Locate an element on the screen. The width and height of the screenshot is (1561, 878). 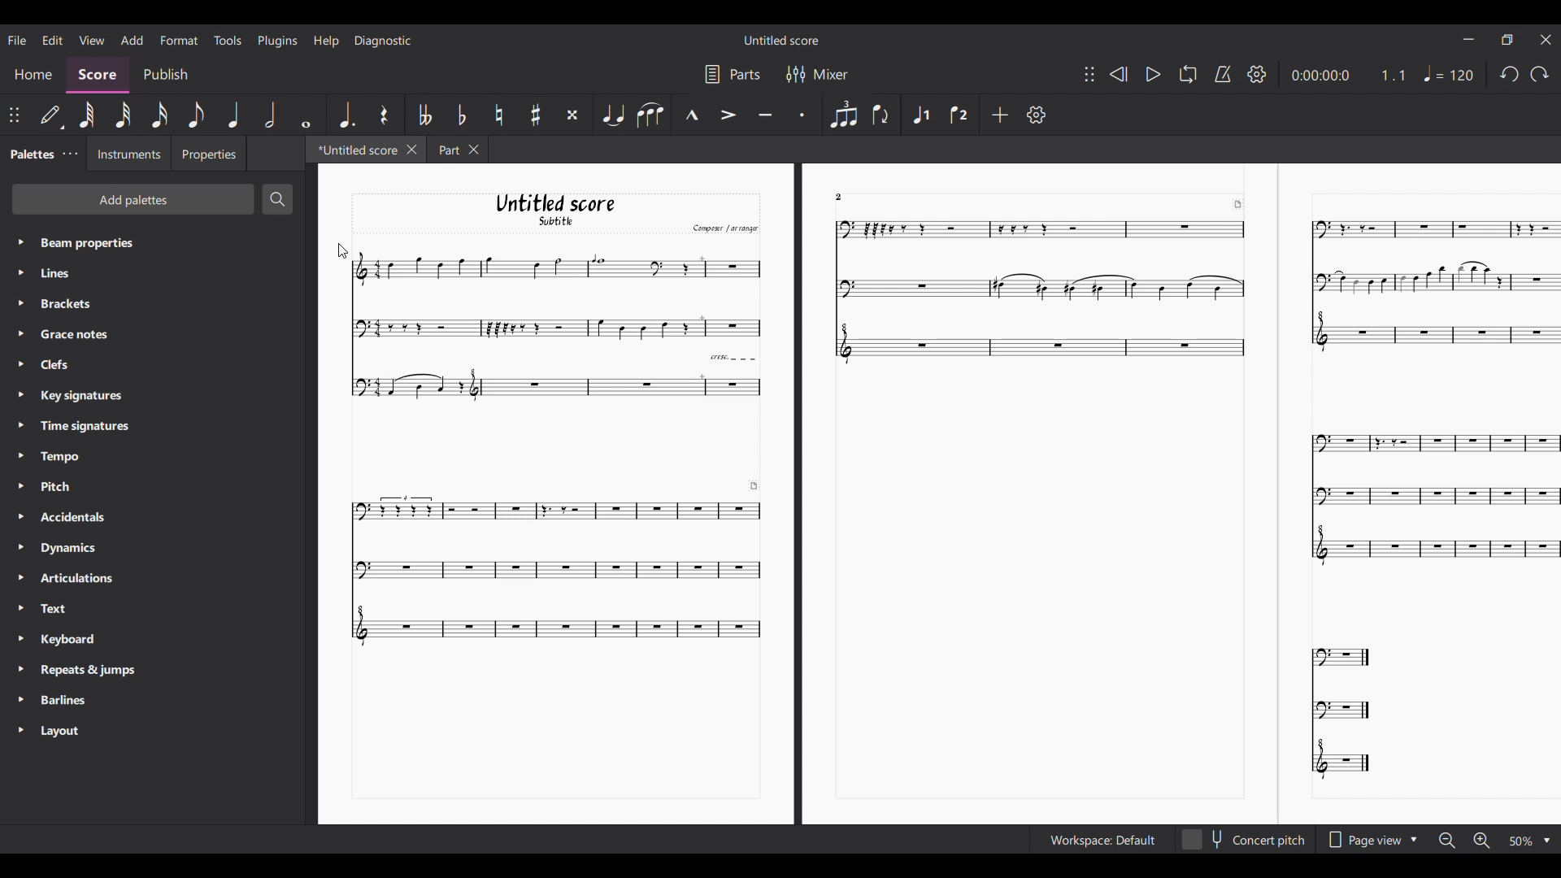
Staccato is located at coordinates (801, 114).